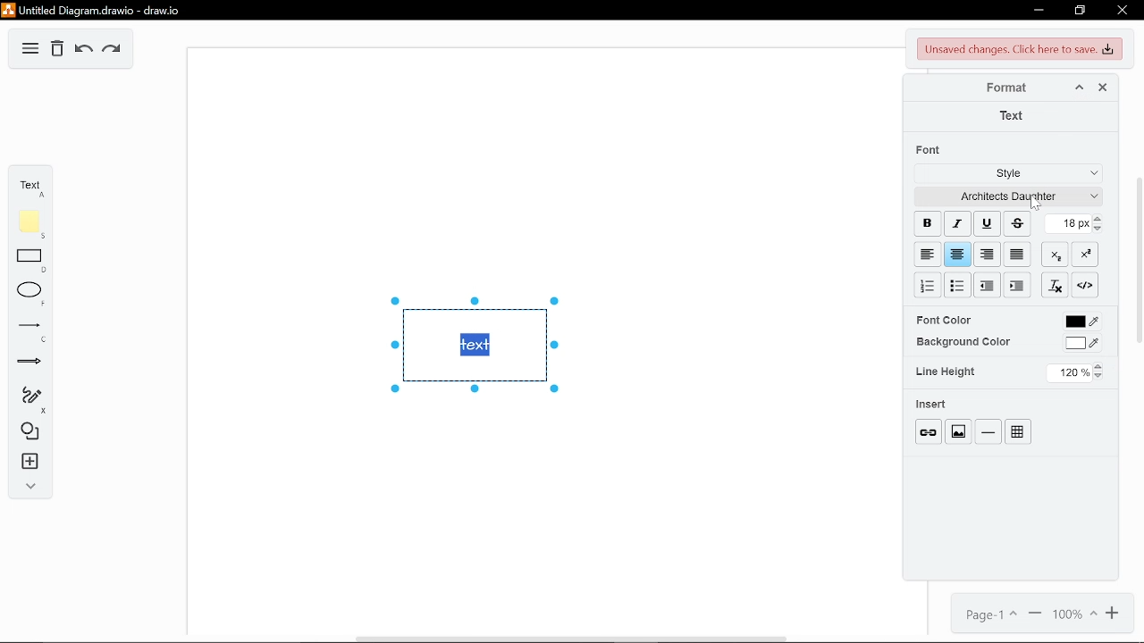  Describe the element at coordinates (1013, 116) in the screenshot. I see `text` at that location.